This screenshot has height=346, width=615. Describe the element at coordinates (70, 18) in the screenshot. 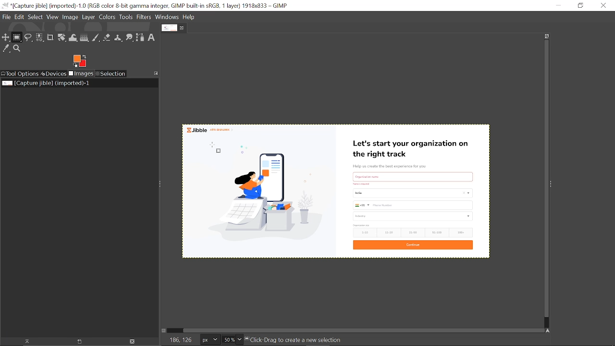

I see `Image` at that location.